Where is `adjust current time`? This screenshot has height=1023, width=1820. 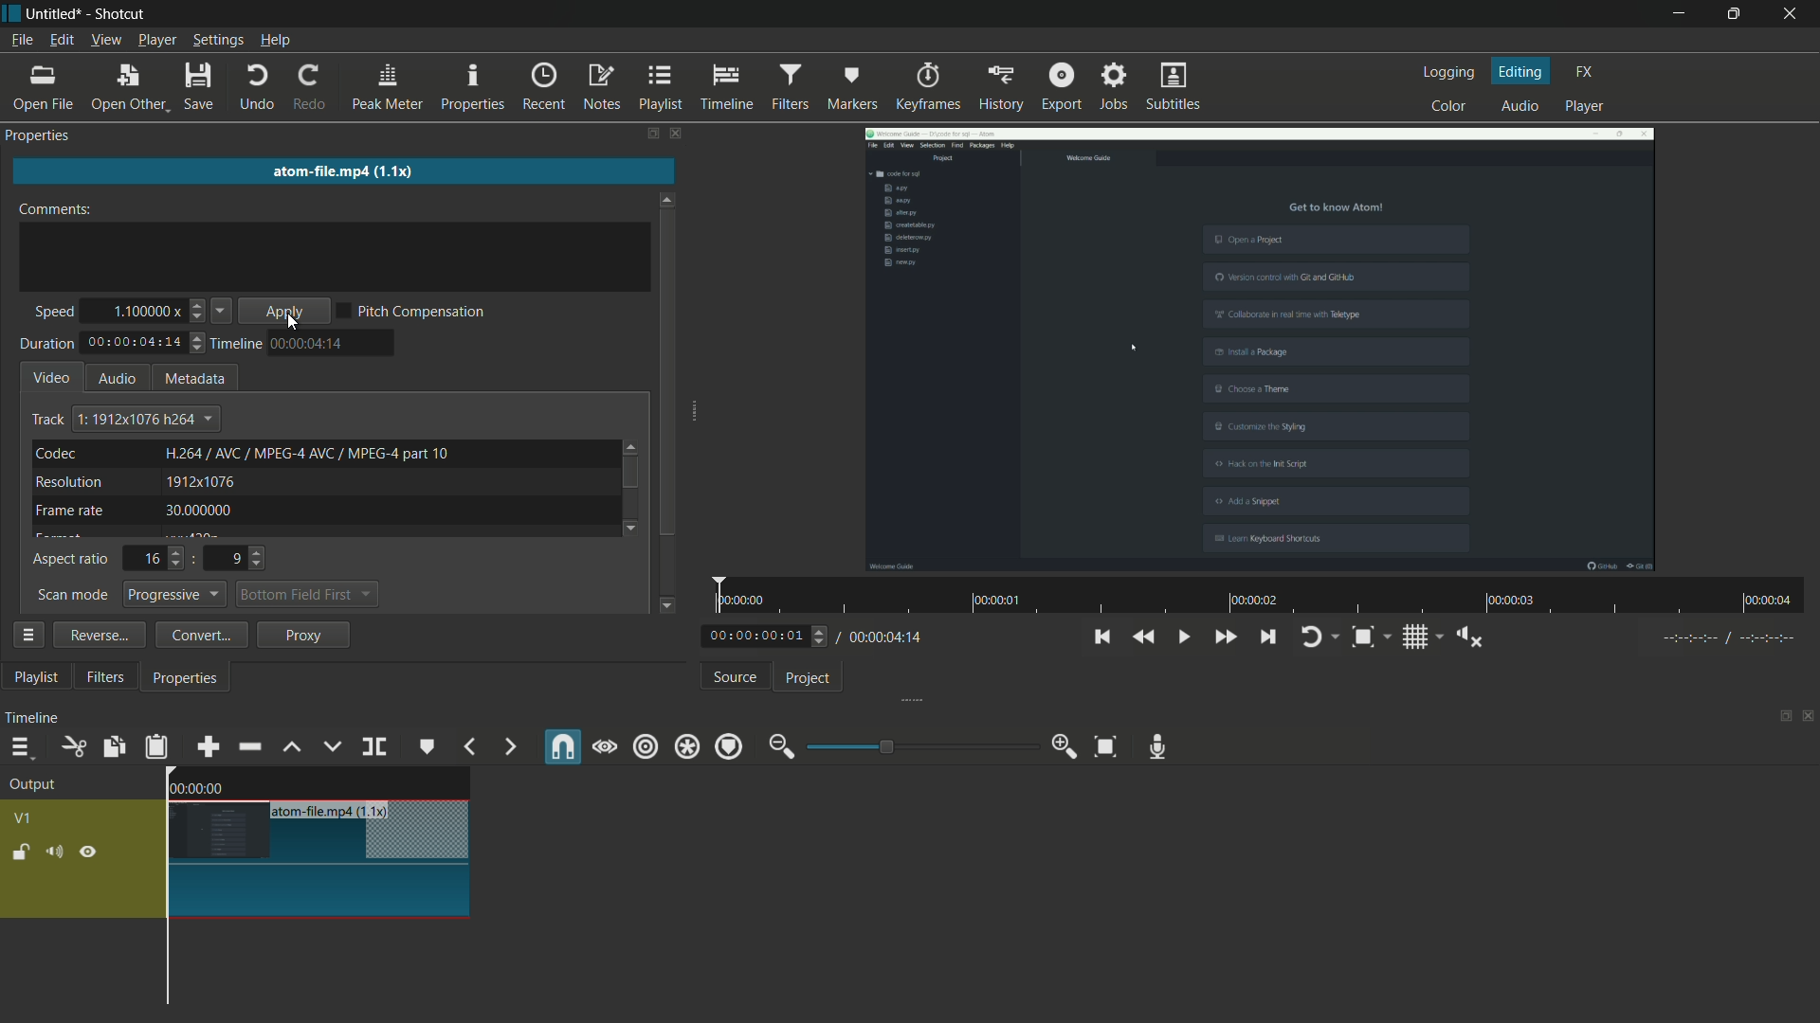 adjust current time is located at coordinates (769, 635).